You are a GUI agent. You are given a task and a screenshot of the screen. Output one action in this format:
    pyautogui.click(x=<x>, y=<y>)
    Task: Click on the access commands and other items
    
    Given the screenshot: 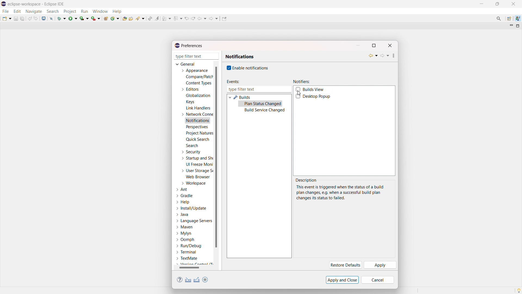 What is the action you would take?
    pyautogui.click(x=499, y=19)
    